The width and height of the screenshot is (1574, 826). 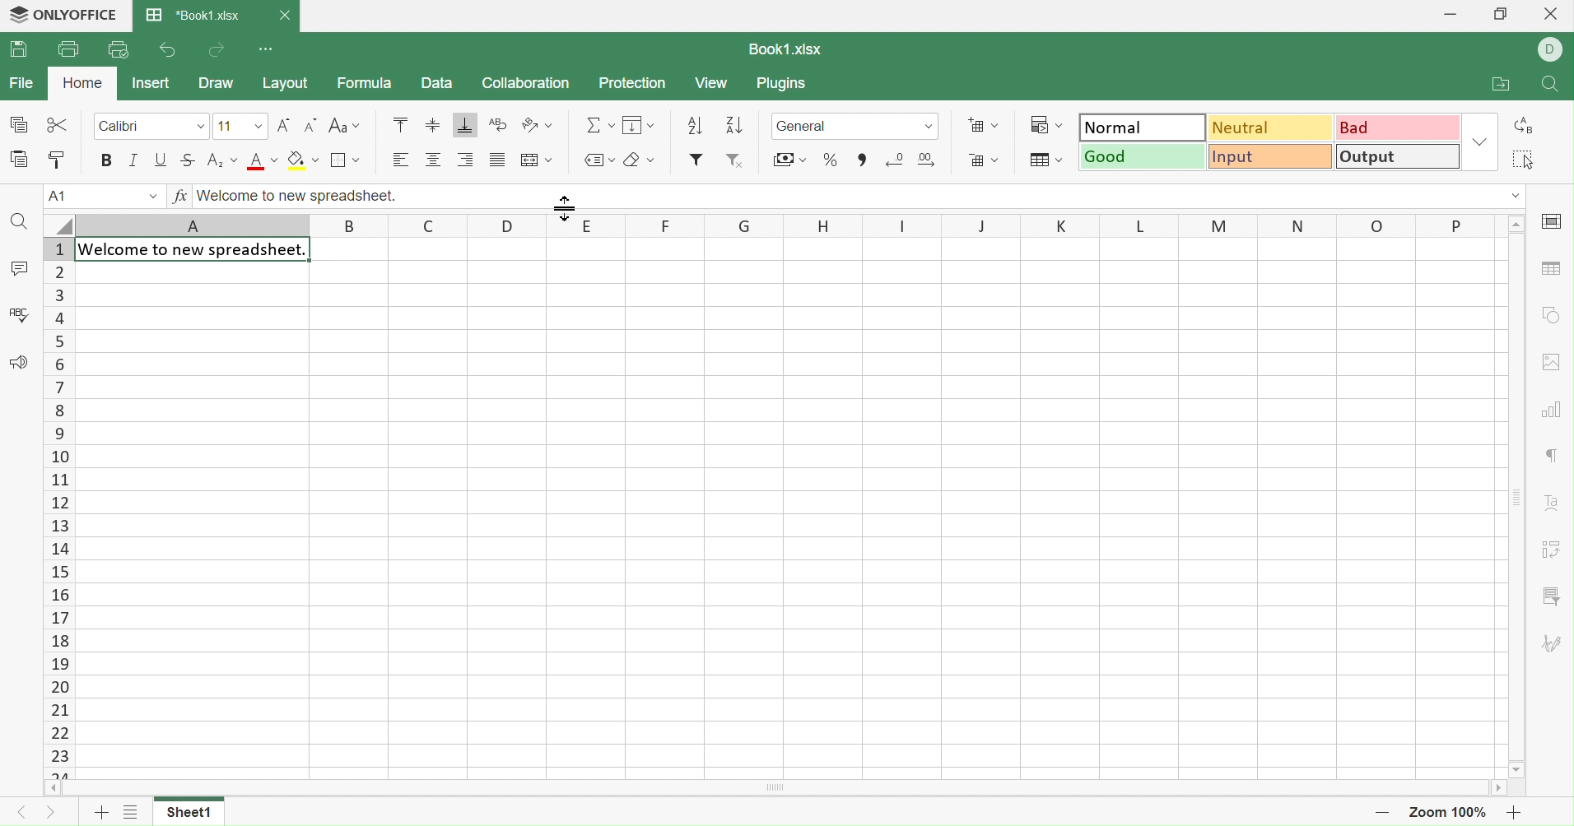 I want to click on Format as table template, so click(x=1045, y=160).